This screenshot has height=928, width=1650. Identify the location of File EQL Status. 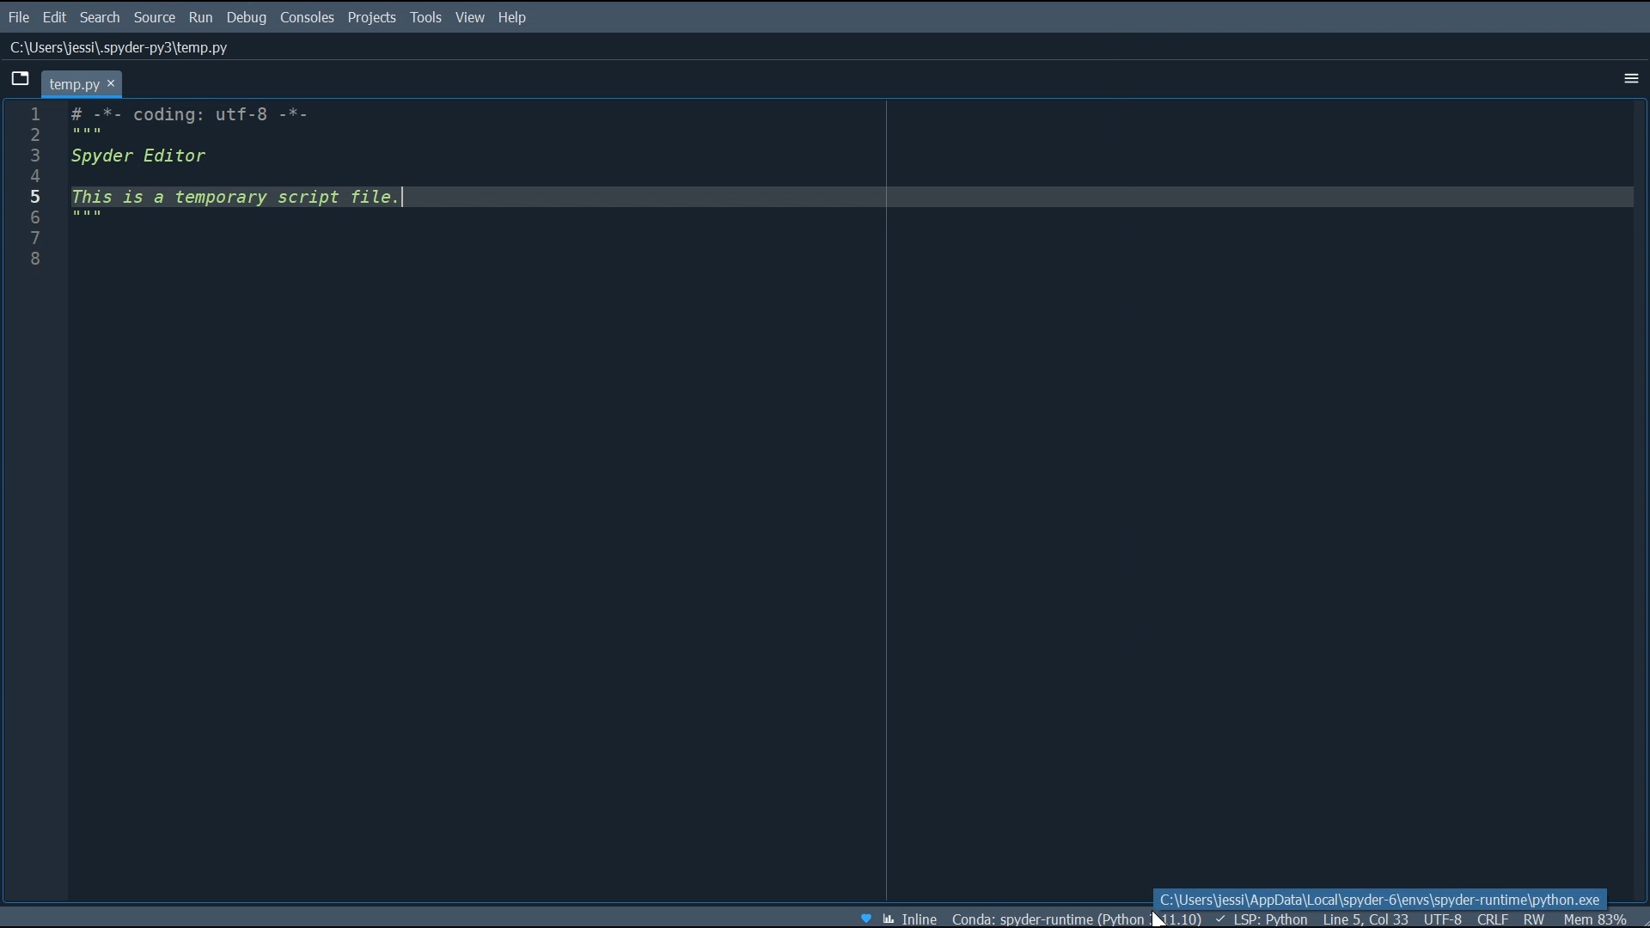
(1494, 919).